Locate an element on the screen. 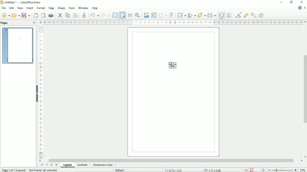 Image resolution: width=307 pixels, height=172 pixels. Untitled 1 - LibreOffice Draw is located at coordinates (22, 2).